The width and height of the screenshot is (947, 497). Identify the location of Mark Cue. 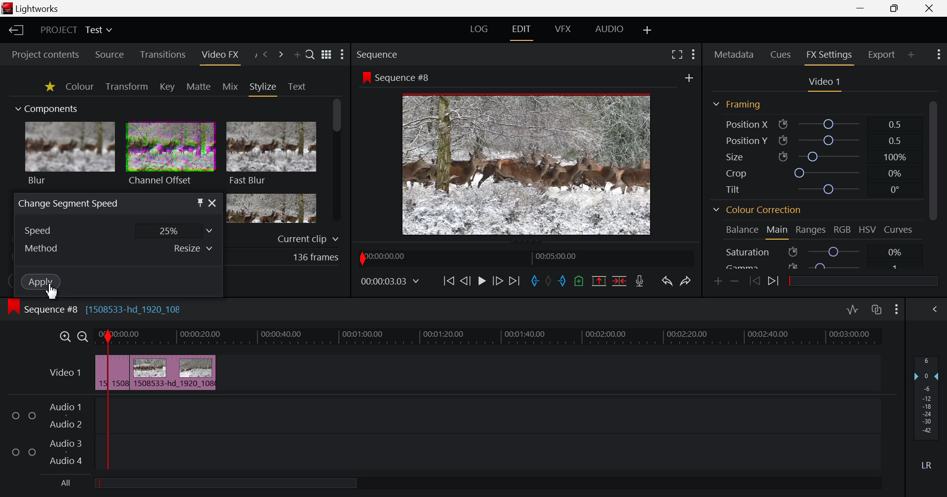
(579, 281).